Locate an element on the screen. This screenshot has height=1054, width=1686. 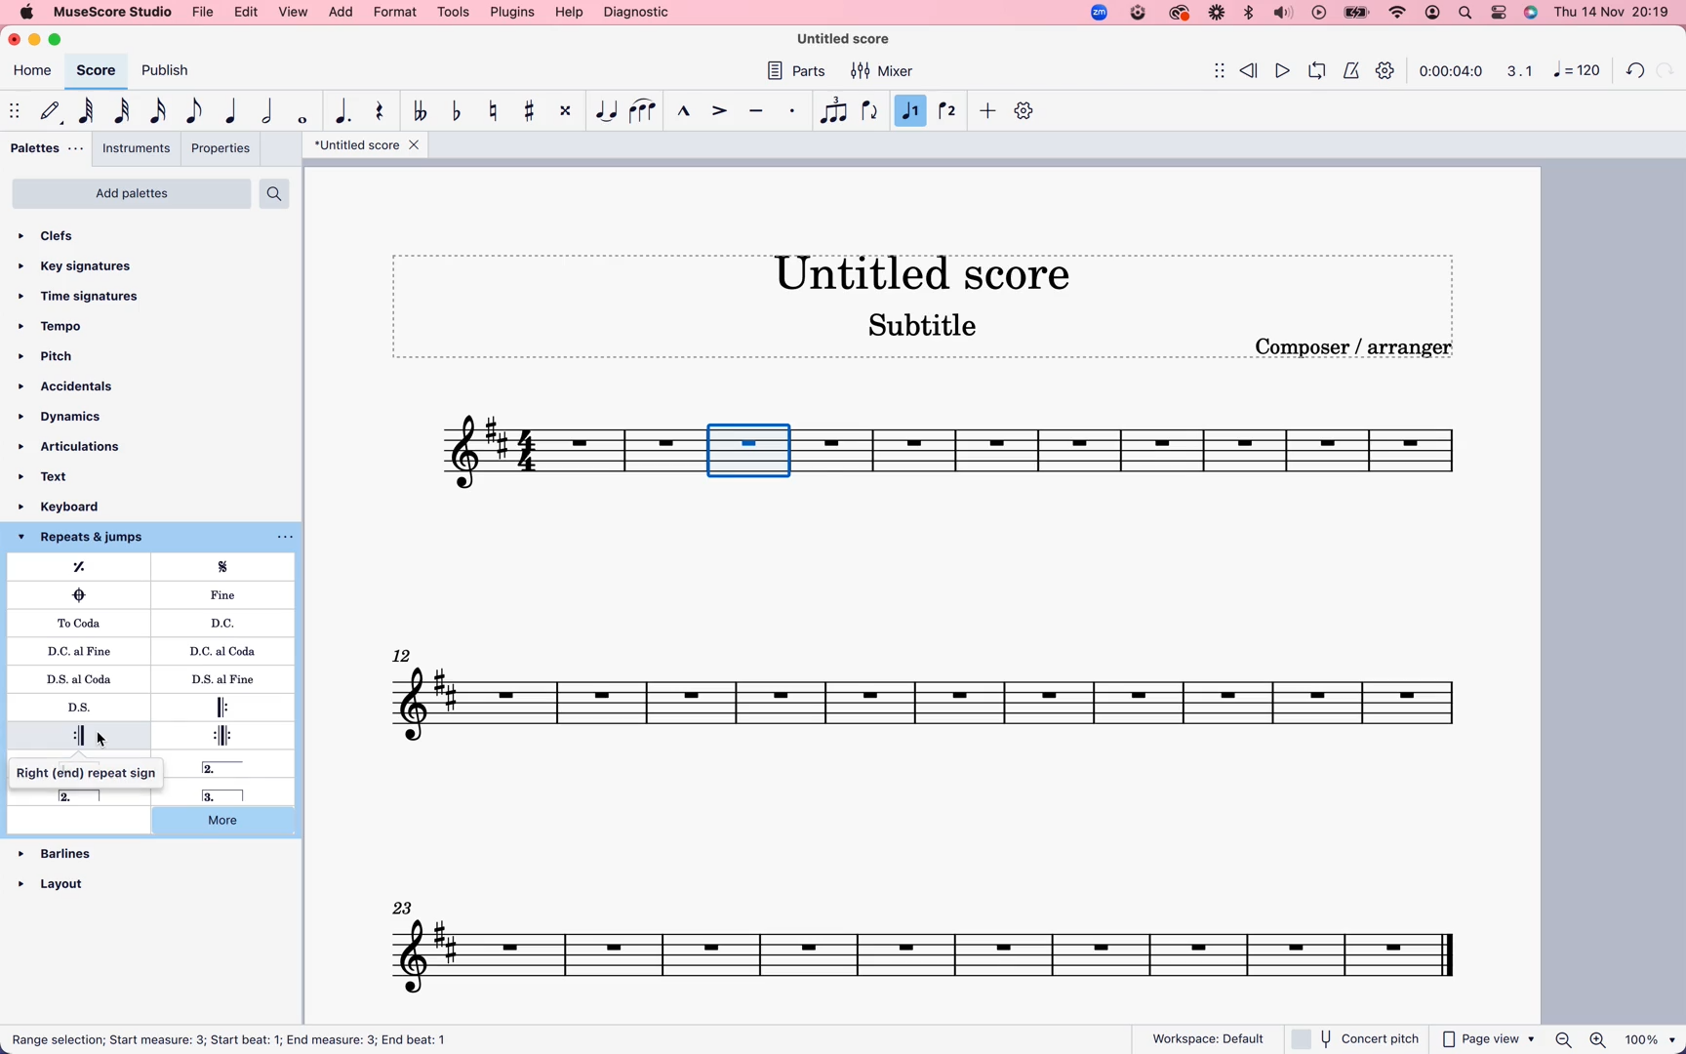
whole note is located at coordinates (306, 116).